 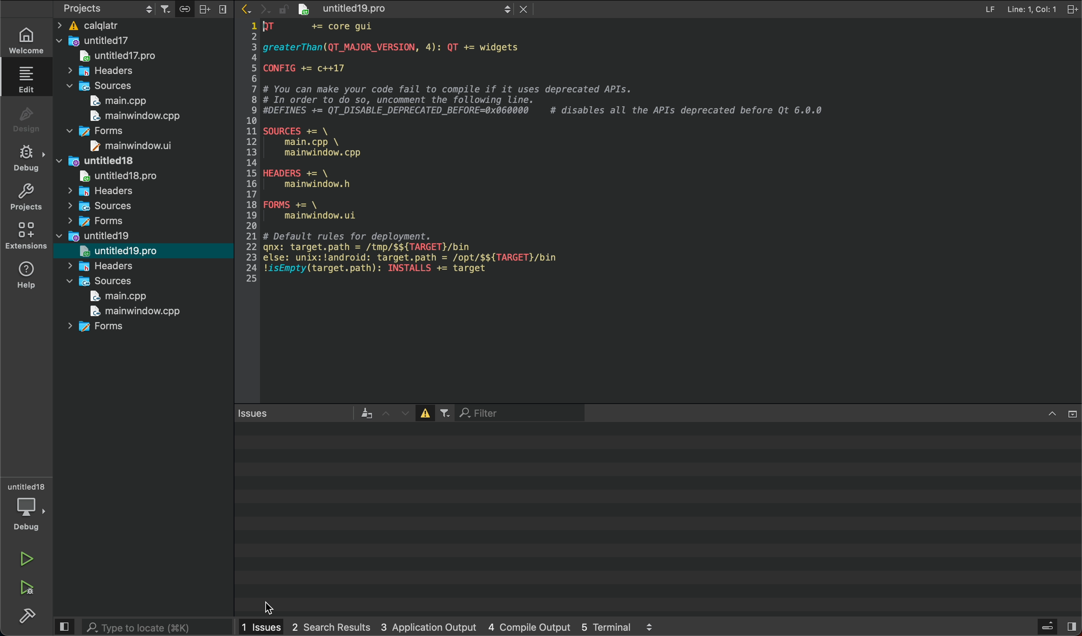 What do you see at coordinates (30, 274) in the screenshot?
I see `help` at bounding box center [30, 274].